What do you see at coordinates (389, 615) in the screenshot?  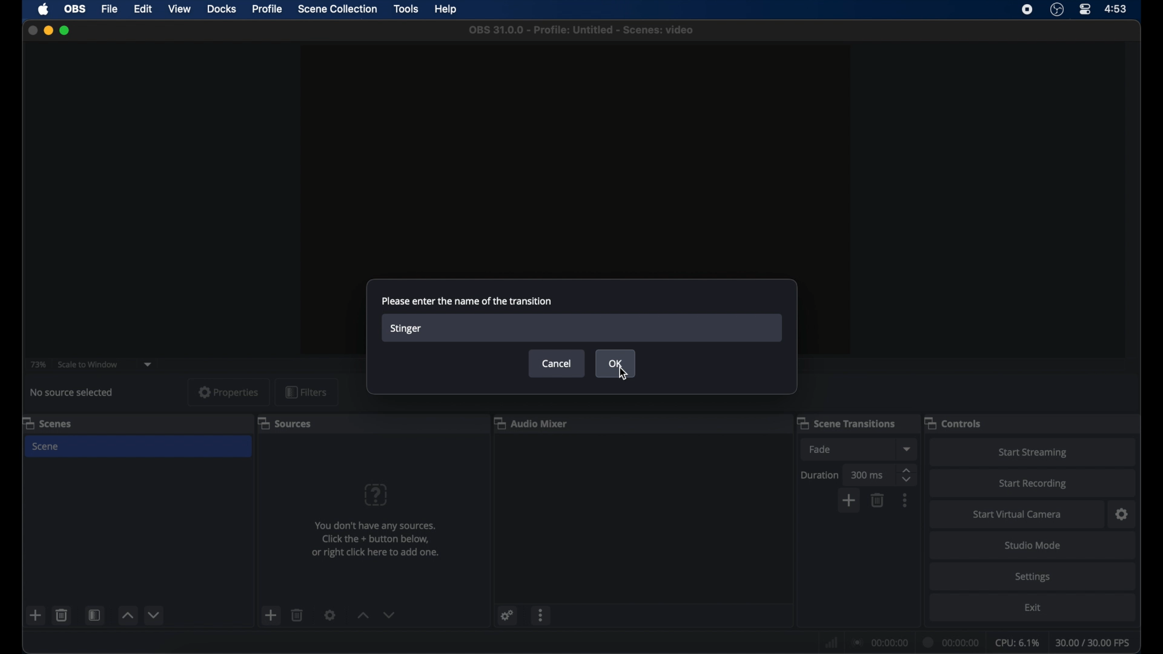 I see `decrement` at bounding box center [389, 615].